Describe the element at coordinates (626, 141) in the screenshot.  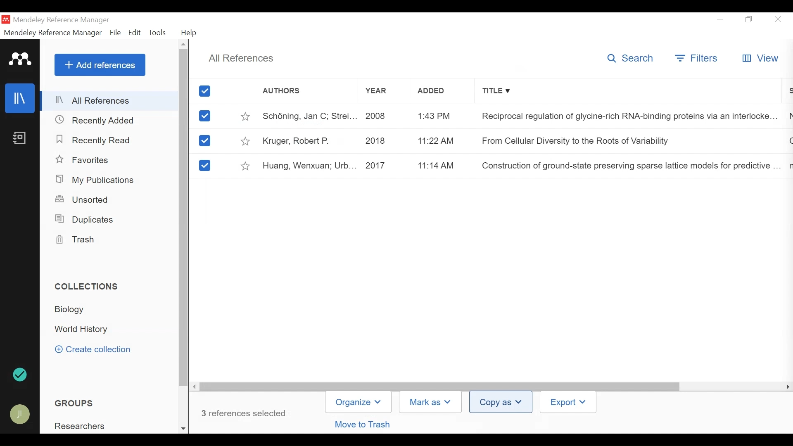
I see `Journal Title` at that location.